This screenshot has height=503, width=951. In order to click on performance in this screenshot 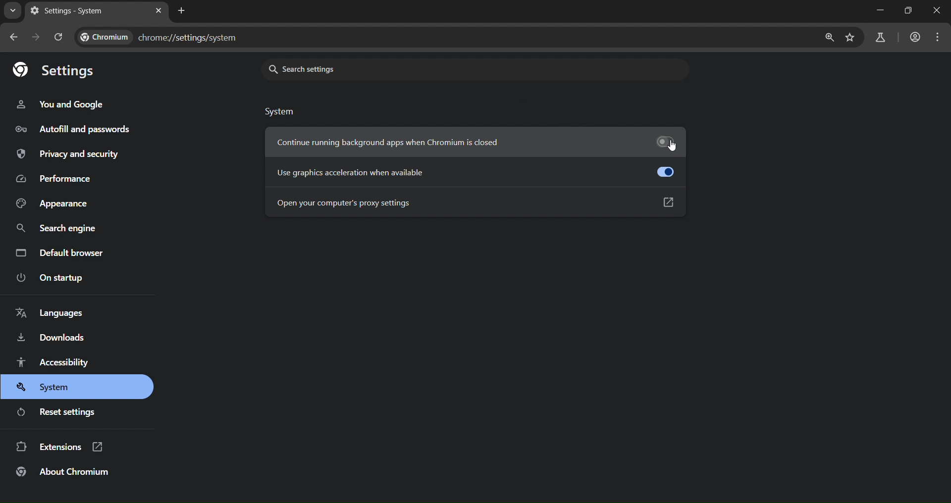, I will do `click(55, 179)`.